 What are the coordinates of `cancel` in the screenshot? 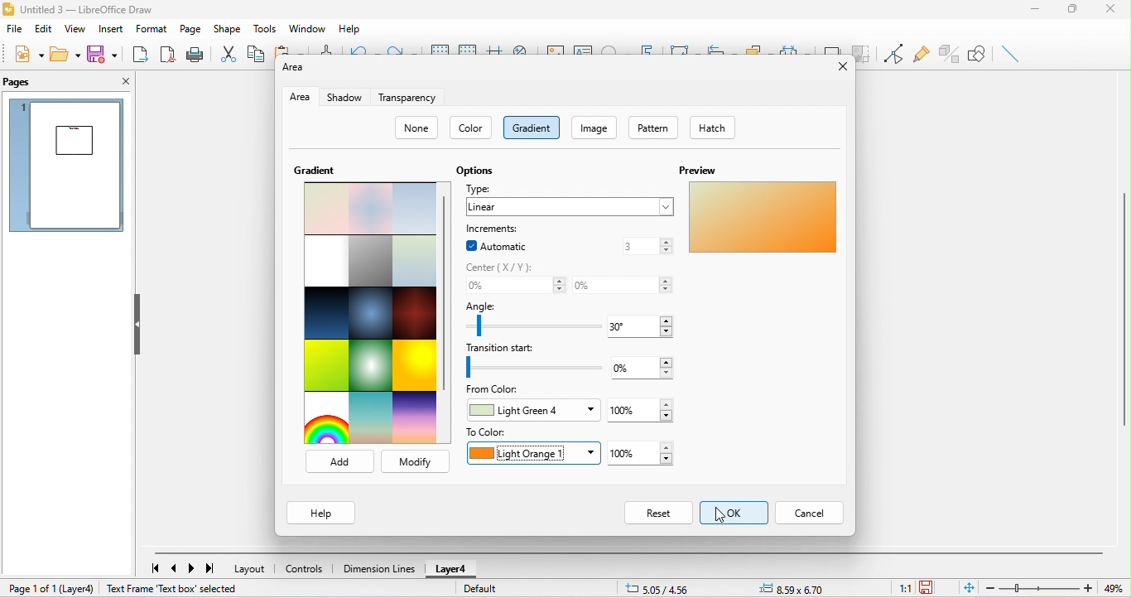 It's located at (809, 514).